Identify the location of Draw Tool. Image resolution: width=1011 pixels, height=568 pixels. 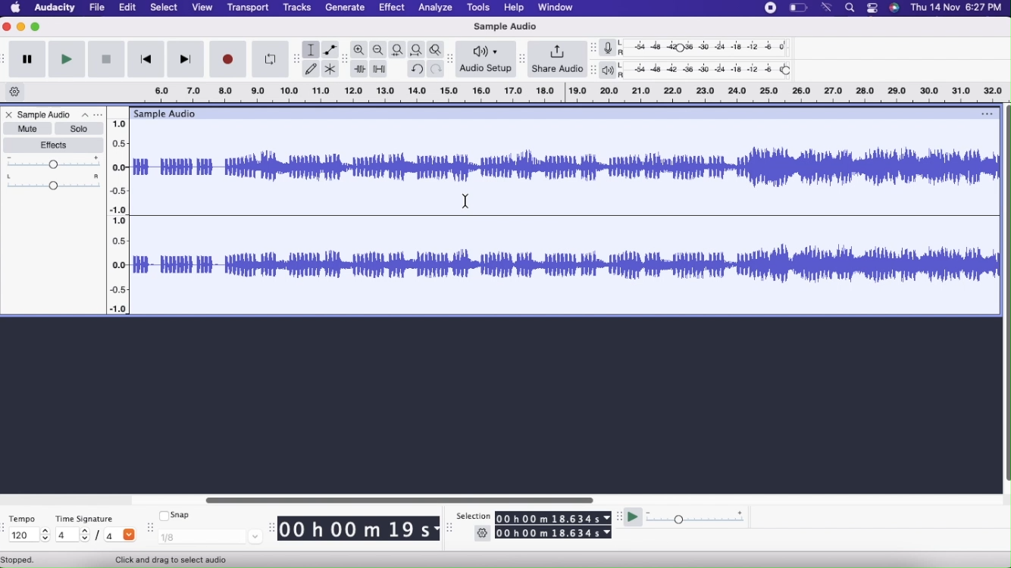
(311, 70).